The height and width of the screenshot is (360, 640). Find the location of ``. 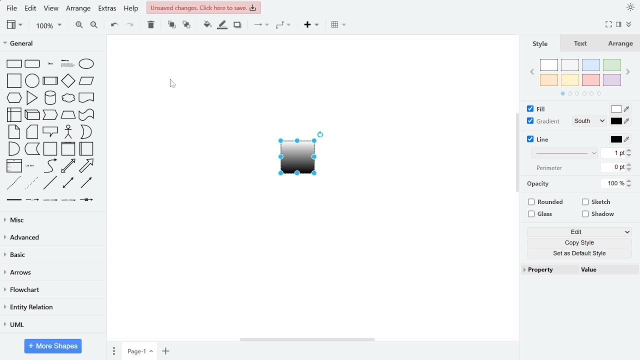

 is located at coordinates (31, 199).